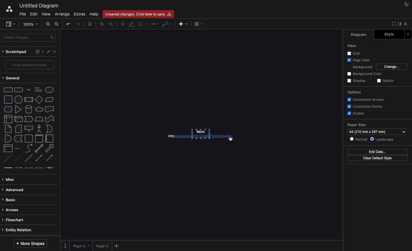 The height and width of the screenshot is (251, 412). Describe the element at coordinates (19, 139) in the screenshot. I see `data storage` at that location.